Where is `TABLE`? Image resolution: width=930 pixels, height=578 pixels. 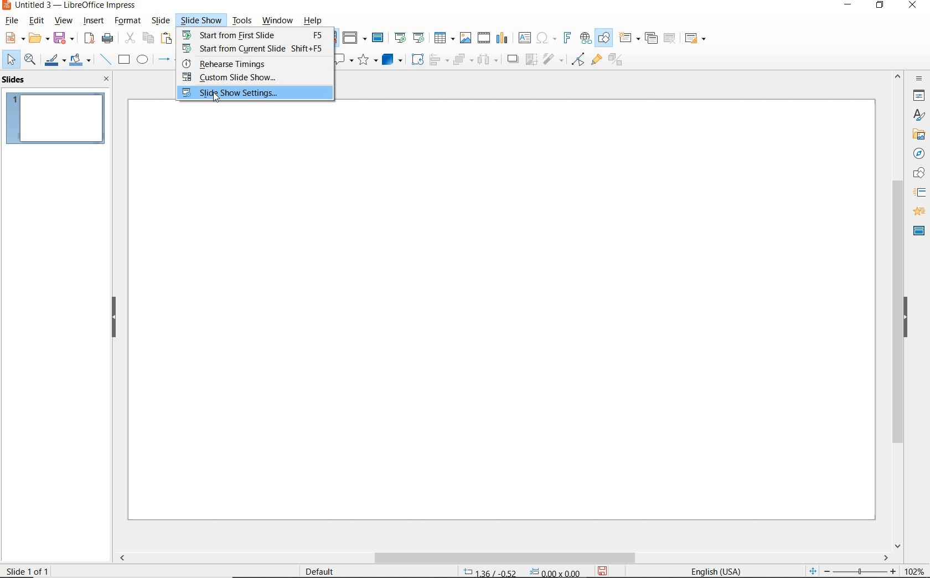
TABLE is located at coordinates (442, 38).